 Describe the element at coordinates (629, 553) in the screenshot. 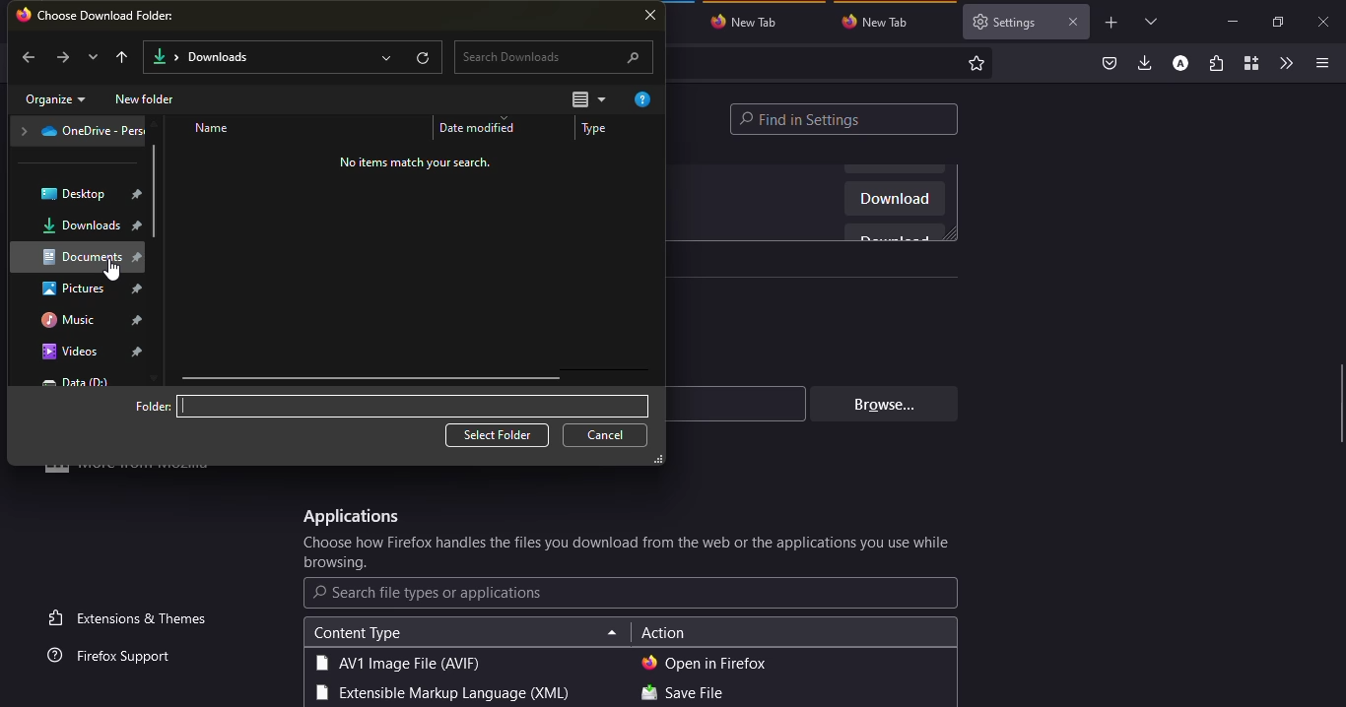

I see `choose` at that location.